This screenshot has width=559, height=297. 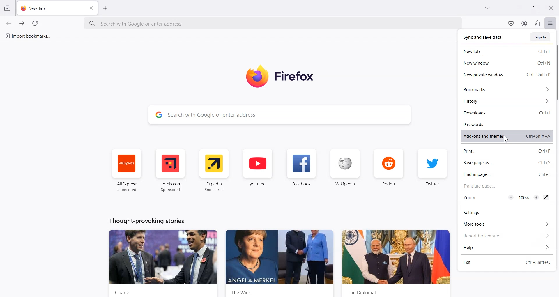 I want to click on Expedia Sponsored, so click(x=215, y=170).